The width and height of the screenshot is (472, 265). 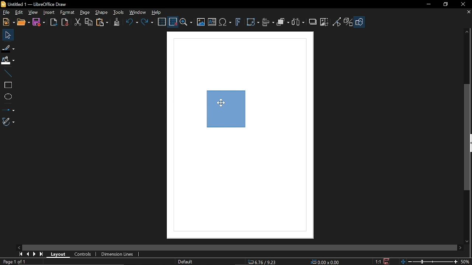 What do you see at coordinates (337, 22) in the screenshot?
I see `Toggle ` at bounding box center [337, 22].